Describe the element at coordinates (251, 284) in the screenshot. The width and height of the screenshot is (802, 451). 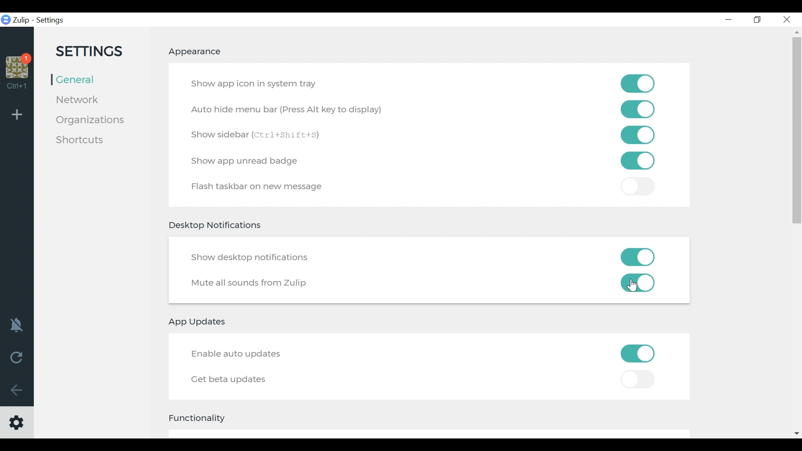
I see `Mute all sounds from Zulip` at that location.